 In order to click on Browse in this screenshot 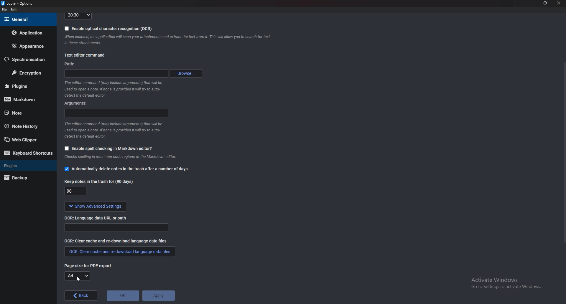, I will do `click(187, 73)`.